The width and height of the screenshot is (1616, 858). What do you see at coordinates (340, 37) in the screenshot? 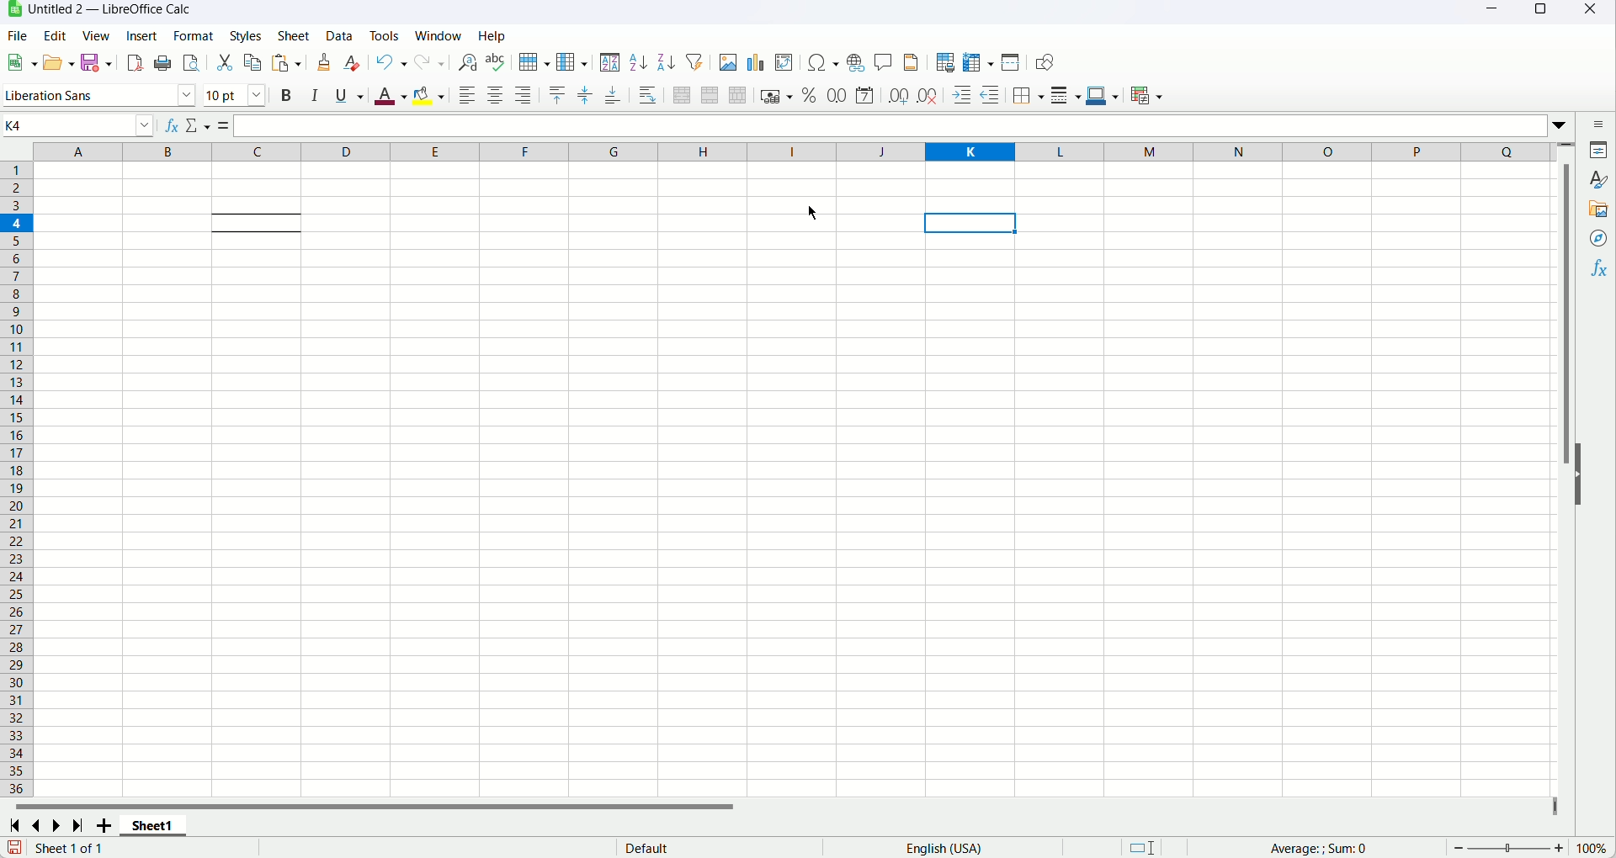
I see `Data` at bounding box center [340, 37].